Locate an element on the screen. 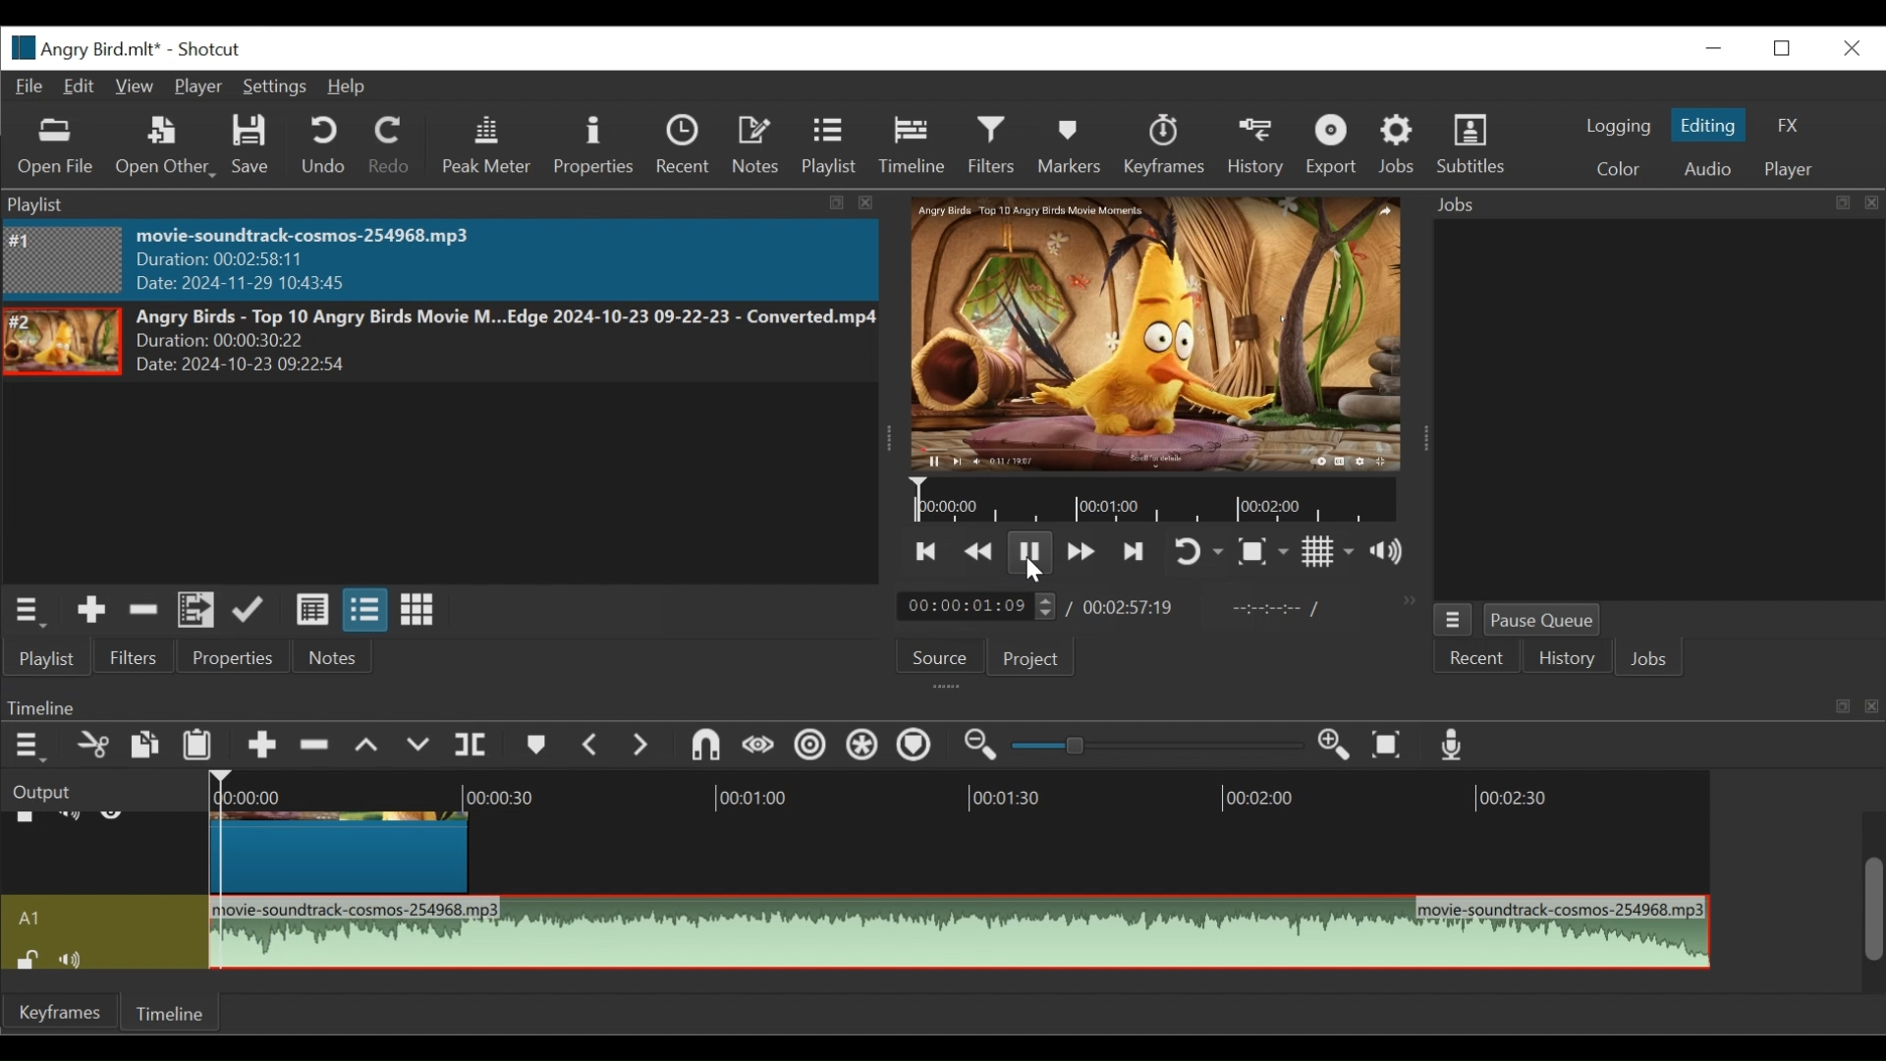 This screenshot has width=1886, height=1061. Video track is located at coordinates (105, 854).